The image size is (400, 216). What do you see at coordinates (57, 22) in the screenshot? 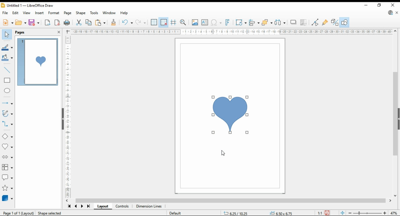
I see `export as pdf` at bounding box center [57, 22].